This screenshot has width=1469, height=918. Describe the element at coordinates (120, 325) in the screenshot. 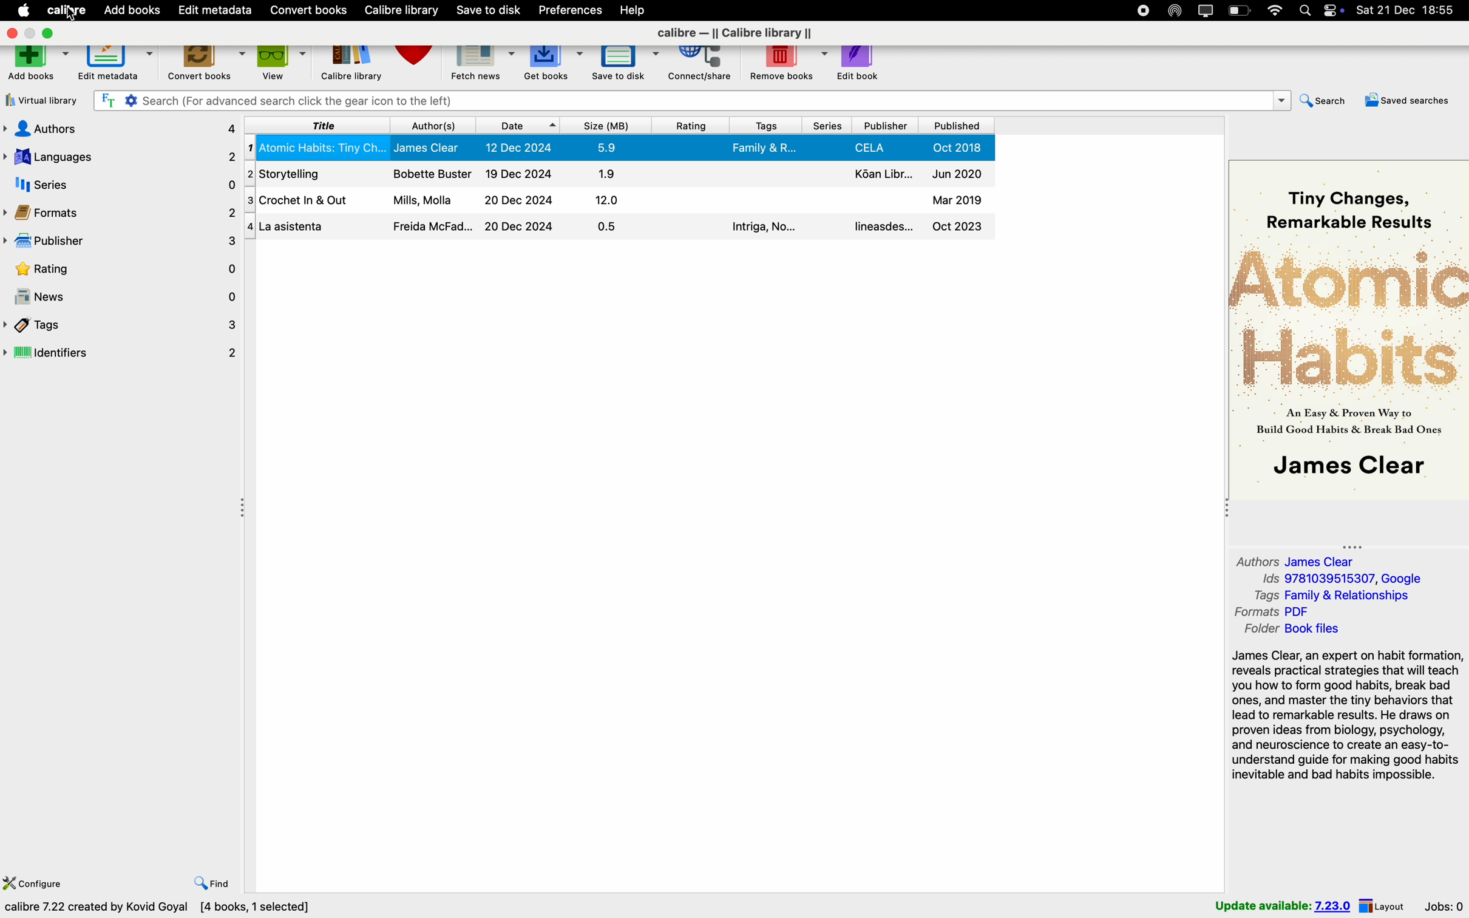

I see `tags` at that location.